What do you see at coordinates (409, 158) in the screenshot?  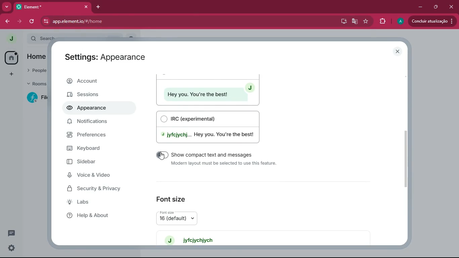 I see `scroll bar` at bounding box center [409, 158].